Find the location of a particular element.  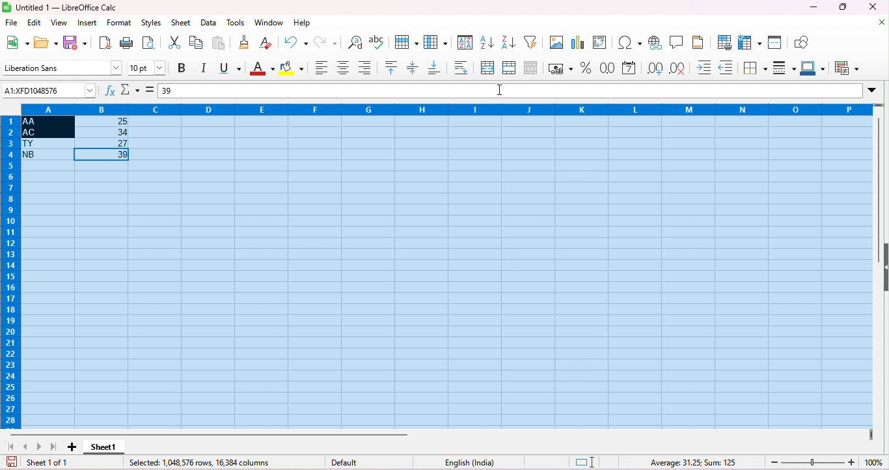

align center is located at coordinates (344, 68).